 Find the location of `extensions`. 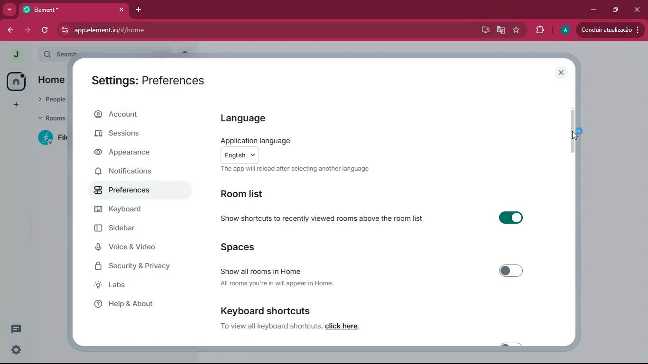

extensions is located at coordinates (539, 31).